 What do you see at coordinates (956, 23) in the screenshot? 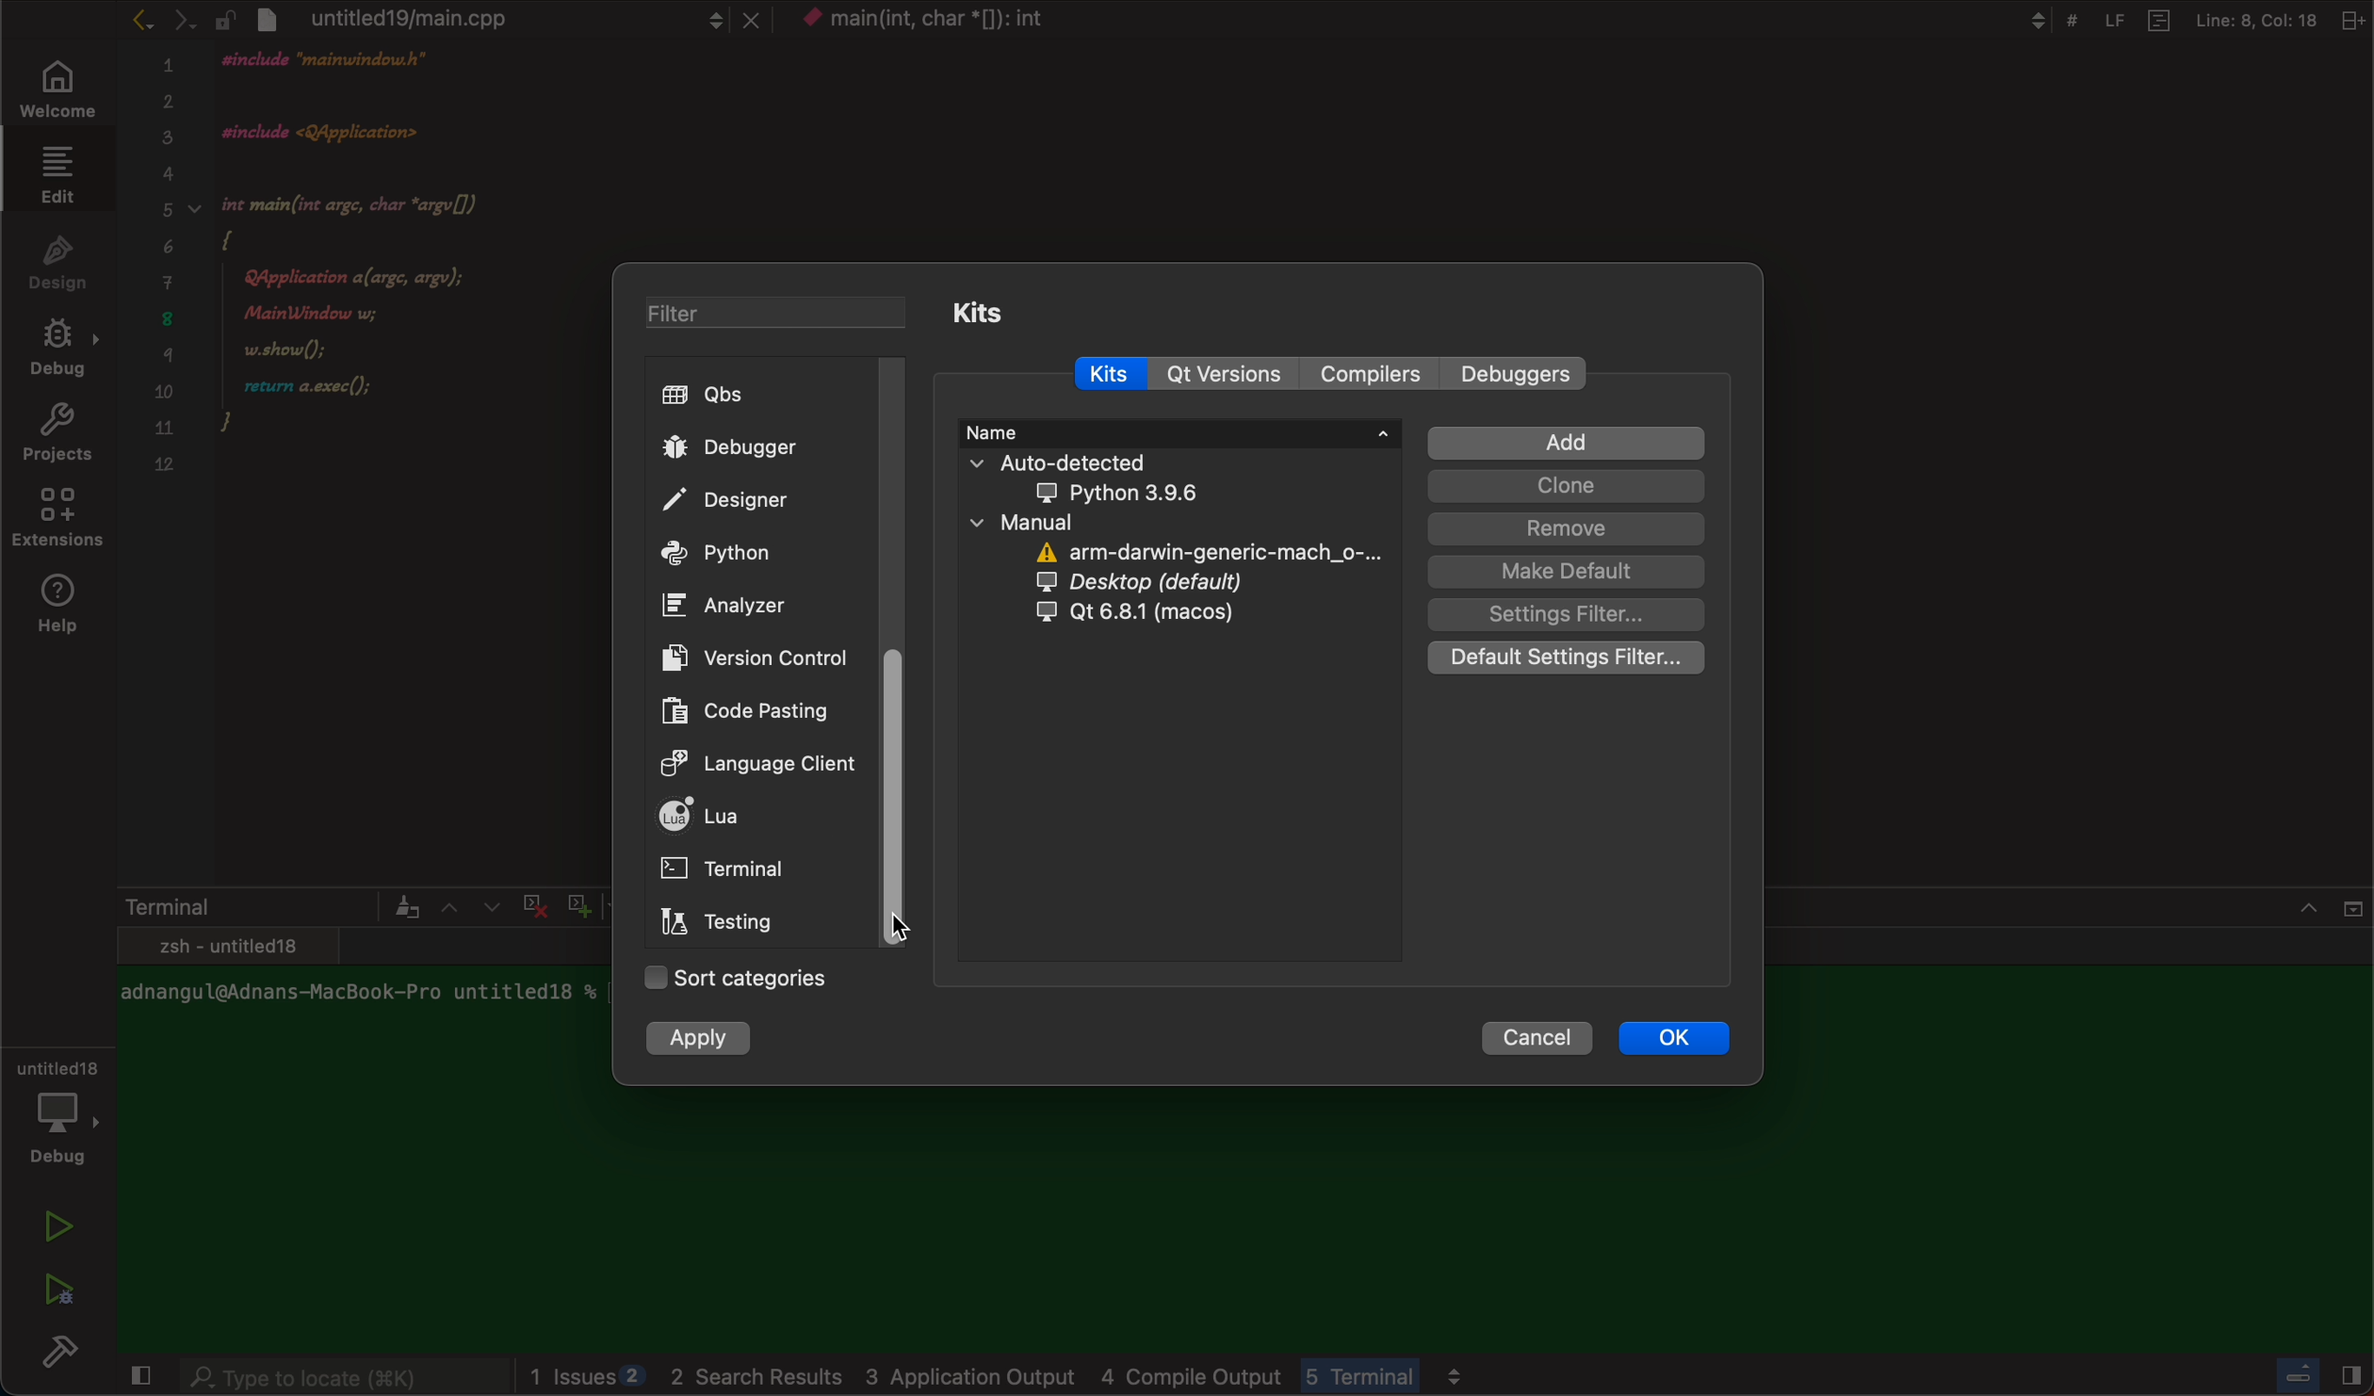
I see `file name` at bounding box center [956, 23].